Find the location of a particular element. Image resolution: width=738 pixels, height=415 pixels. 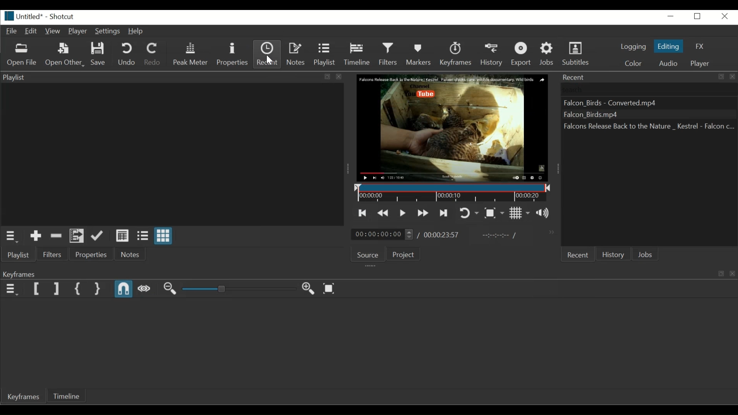

Cursor is located at coordinates (269, 60).